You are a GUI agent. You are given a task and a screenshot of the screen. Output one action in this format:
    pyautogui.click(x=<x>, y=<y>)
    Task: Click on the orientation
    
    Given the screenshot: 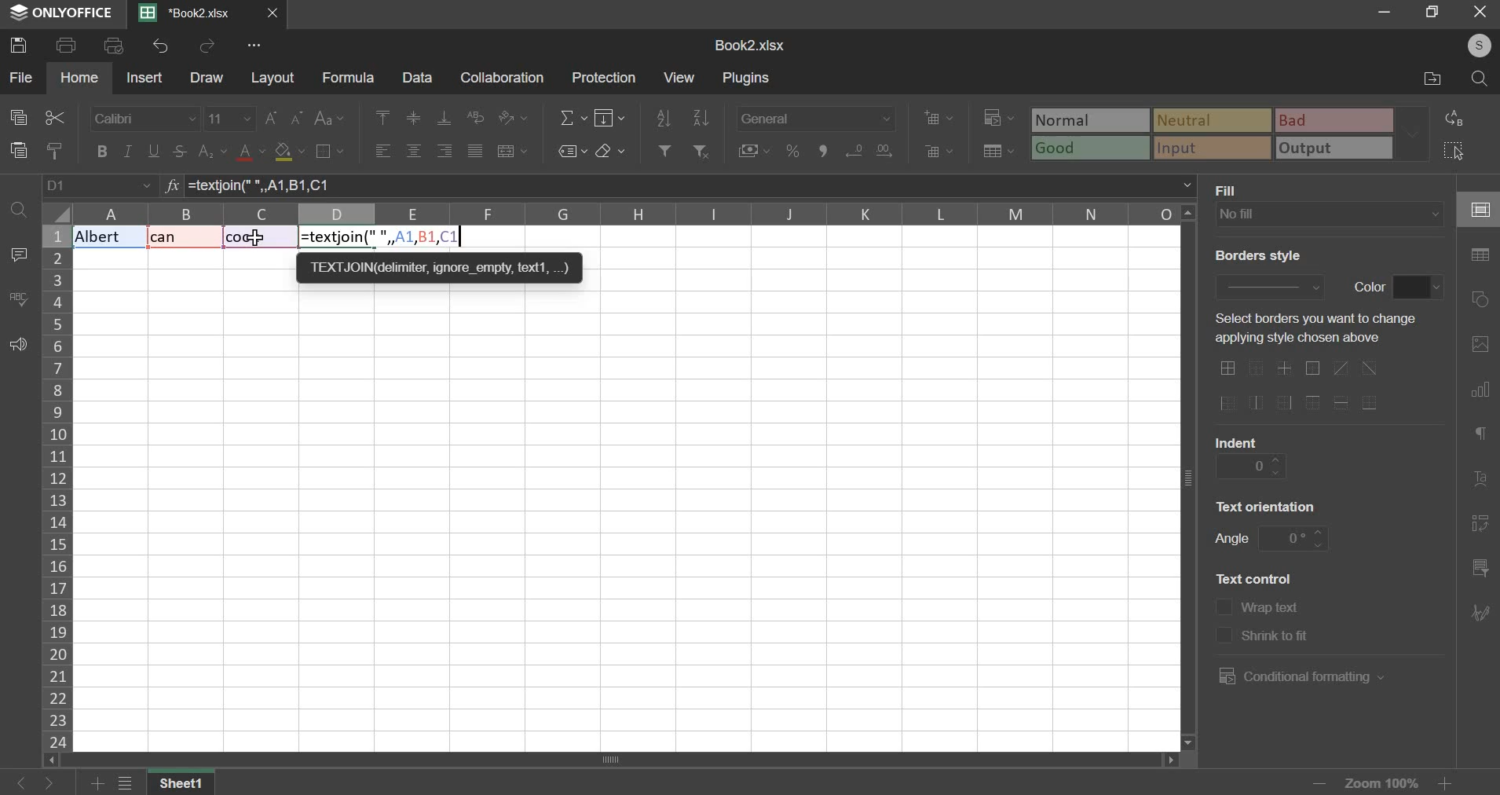 What is the action you would take?
    pyautogui.click(x=513, y=117)
    